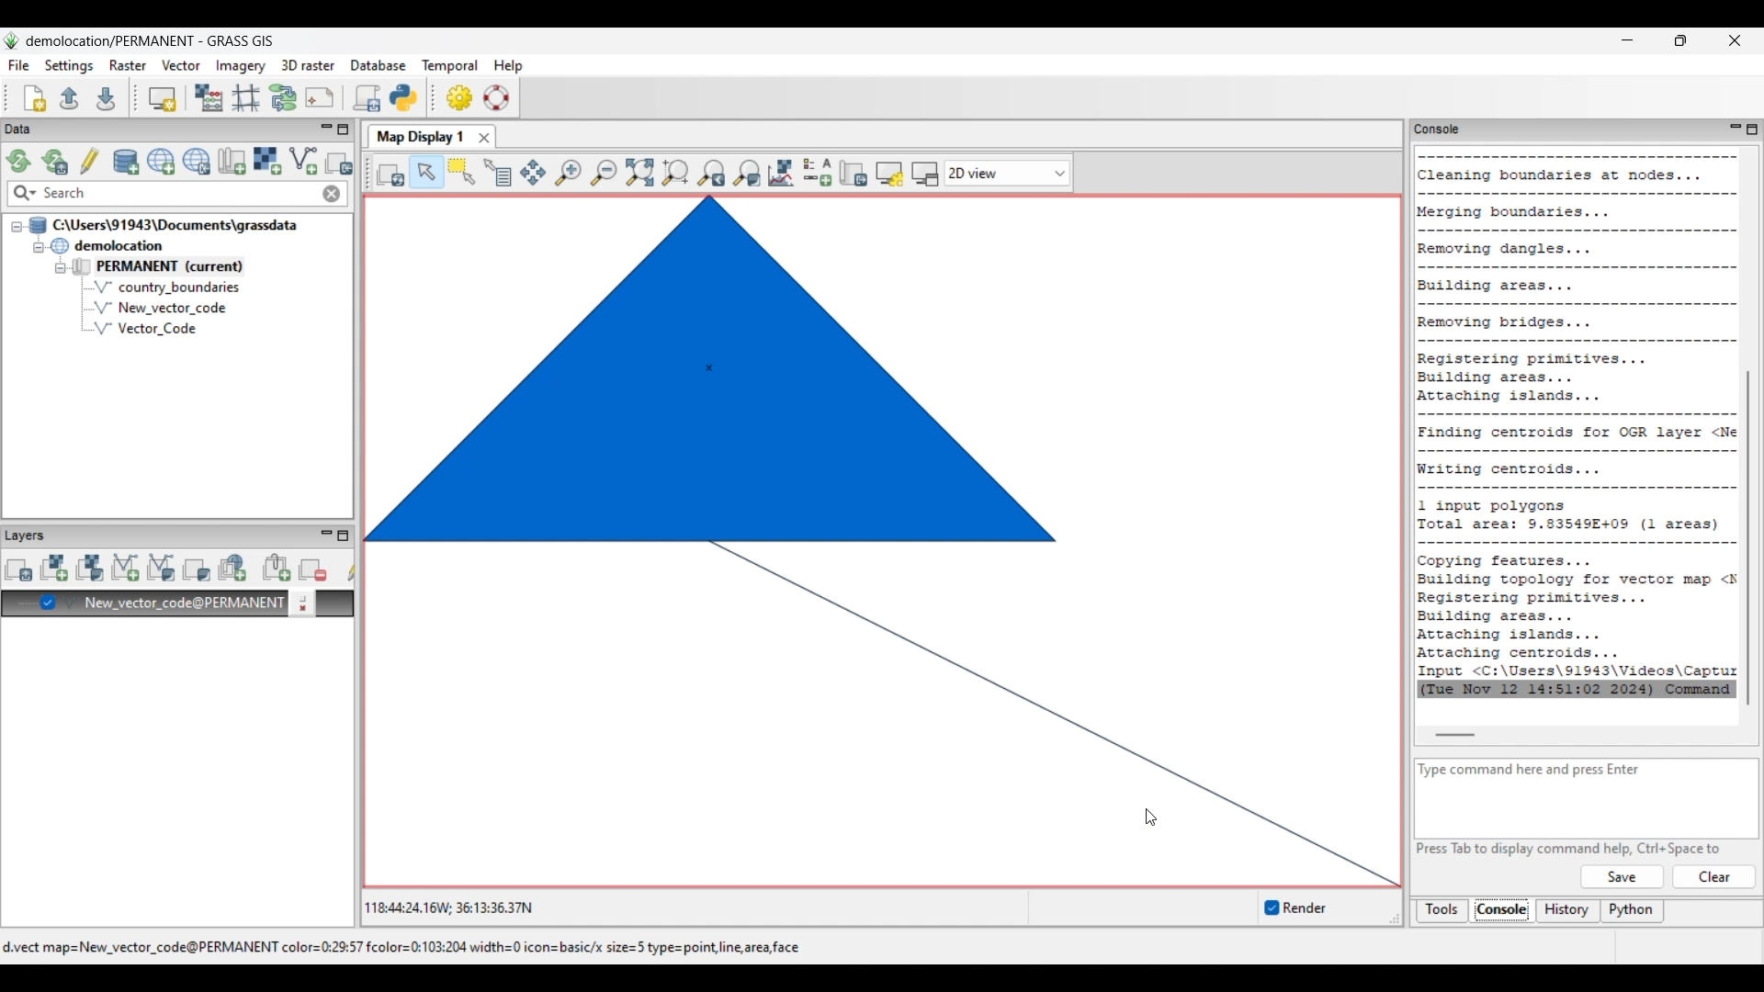 The width and height of the screenshot is (1764, 992). Describe the element at coordinates (163, 99) in the screenshot. I see `Start new map display` at that location.